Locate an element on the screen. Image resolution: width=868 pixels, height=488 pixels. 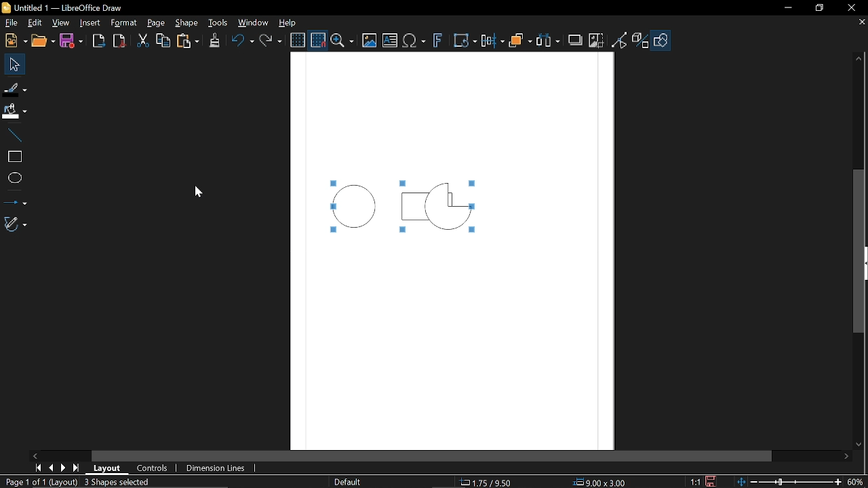
Cursor is located at coordinates (199, 190).